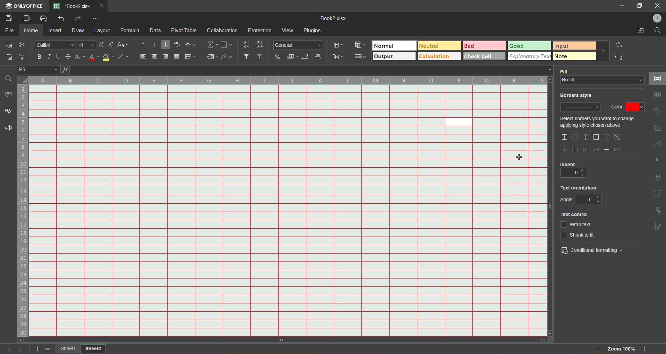 The image size is (666, 354). What do you see at coordinates (597, 137) in the screenshot?
I see `outer borders only` at bounding box center [597, 137].